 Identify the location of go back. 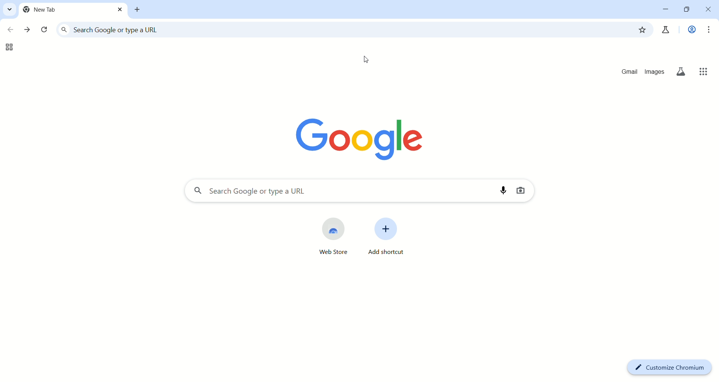
(10, 29).